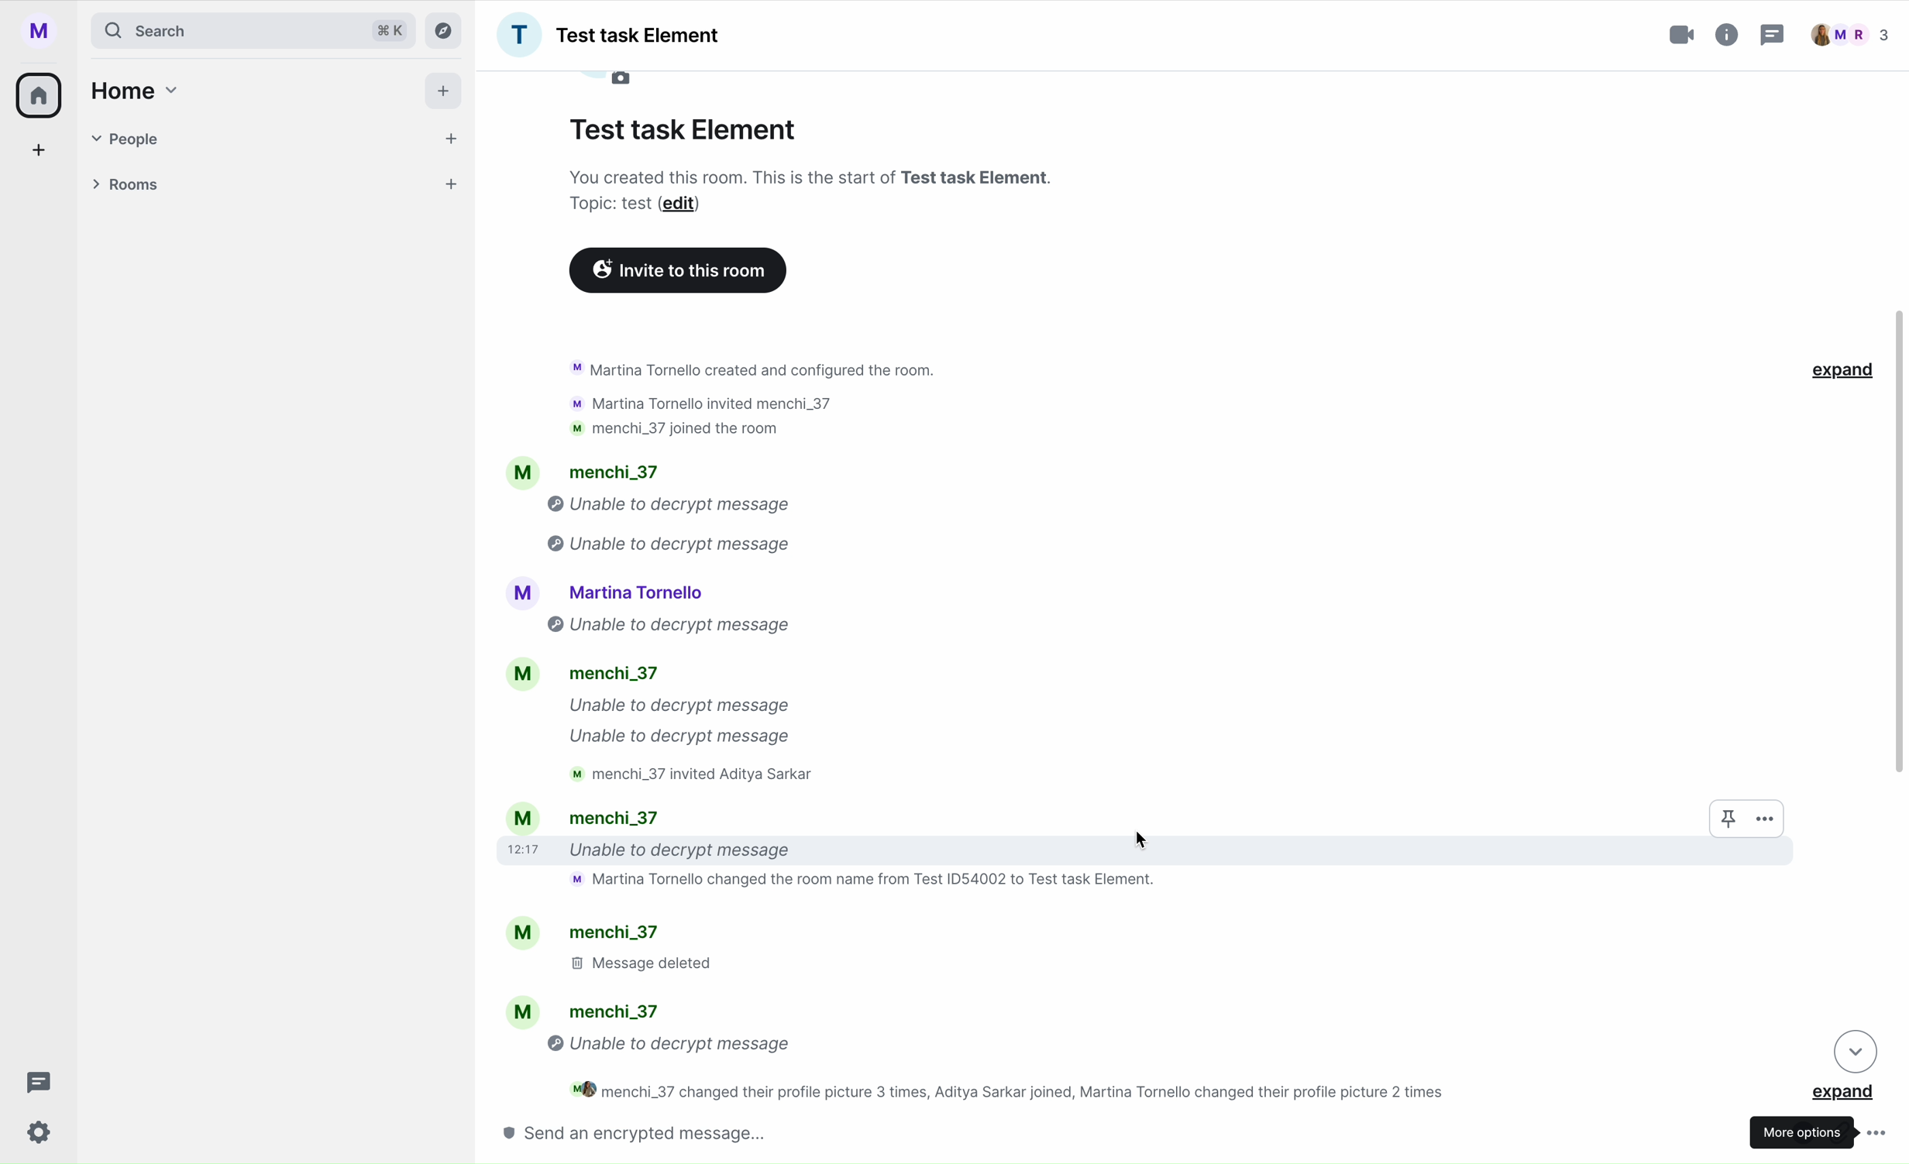 The width and height of the screenshot is (1909, 1164). I want to click on home, so click(131, 90).